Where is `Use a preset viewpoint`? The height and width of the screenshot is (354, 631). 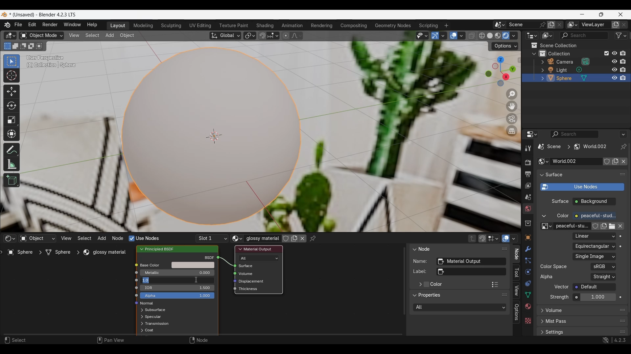 Use a preset viewpoint is located at coordinates (500, 71).